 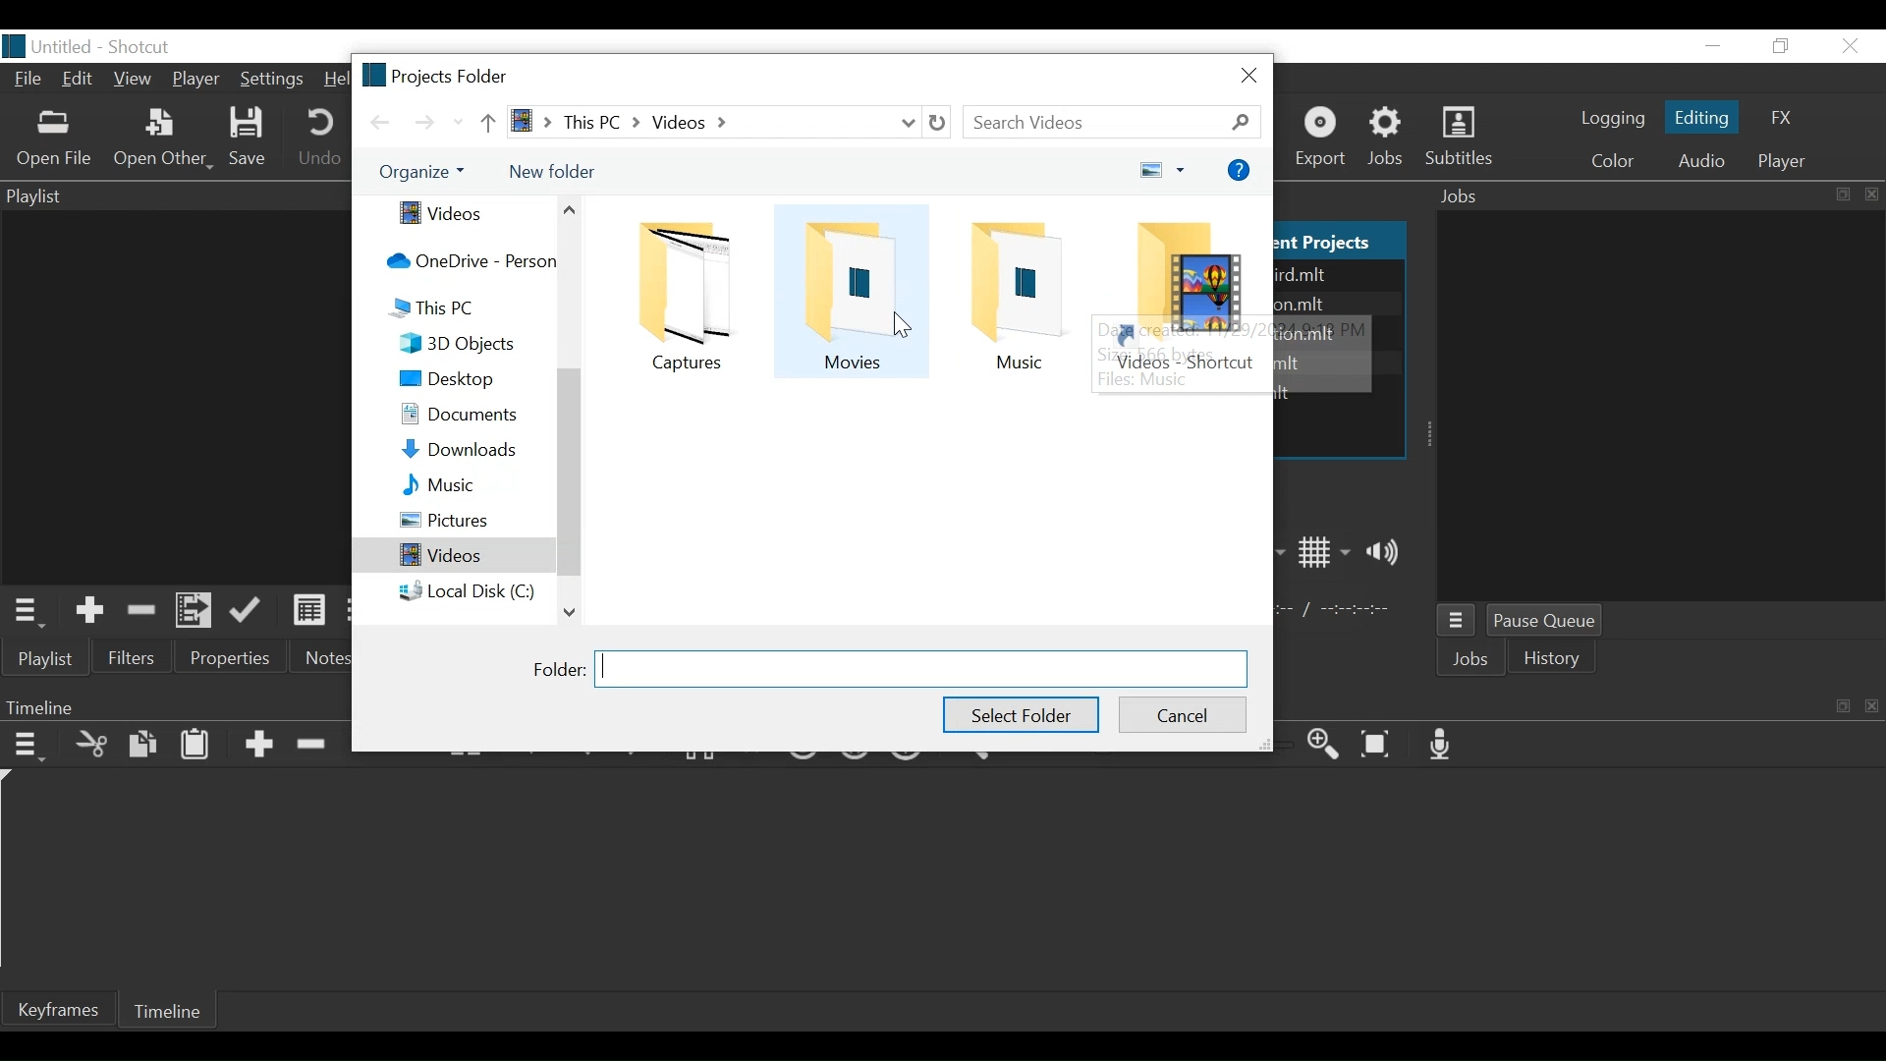 I want to click on View as Detail, so click(x=308, y=610).